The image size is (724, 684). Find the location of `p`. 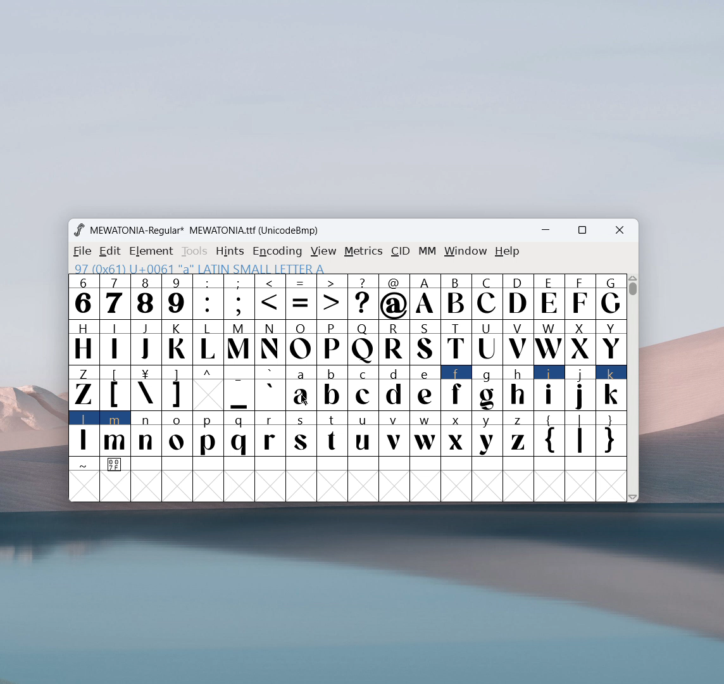

p is located at coordinates (209, 434).